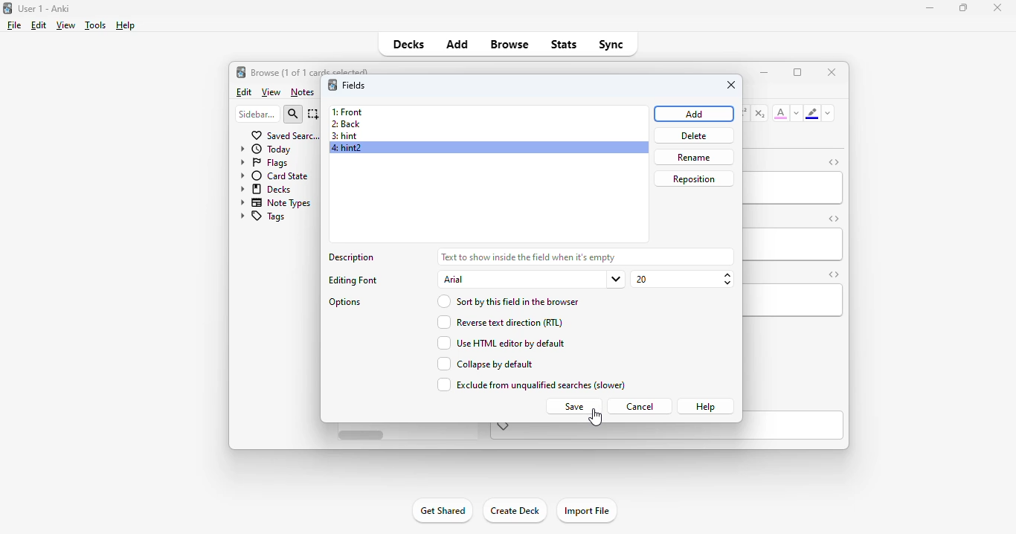 The image size is (1016, 534). What do you see at coordinates (286, 135) in the screenshot?
I see `saved searches` at bounding box center [286, 135].